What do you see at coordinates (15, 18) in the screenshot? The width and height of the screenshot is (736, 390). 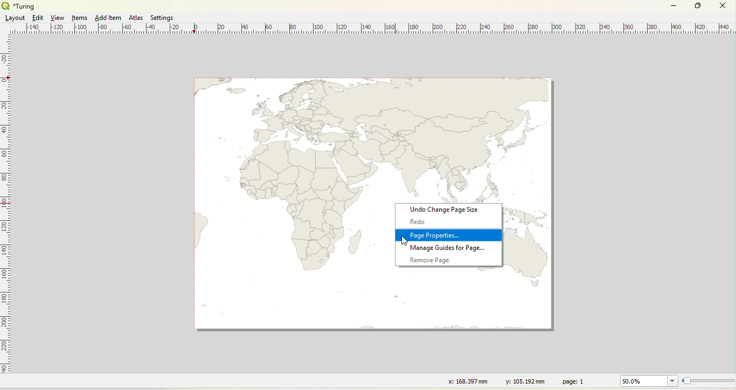 I see `Layout` at bounding box center [15, 18].